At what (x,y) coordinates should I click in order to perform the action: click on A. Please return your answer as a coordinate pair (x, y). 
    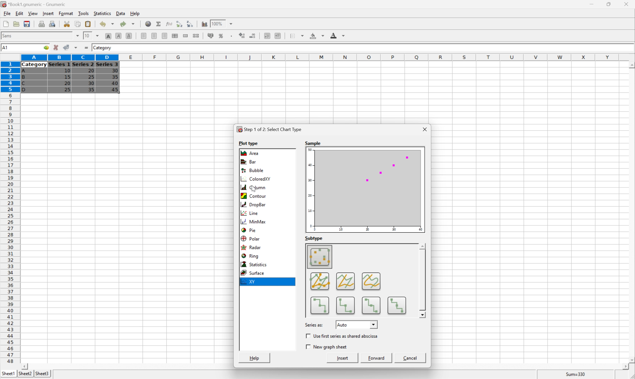
    Looking at the image, I should click on (24, 72).